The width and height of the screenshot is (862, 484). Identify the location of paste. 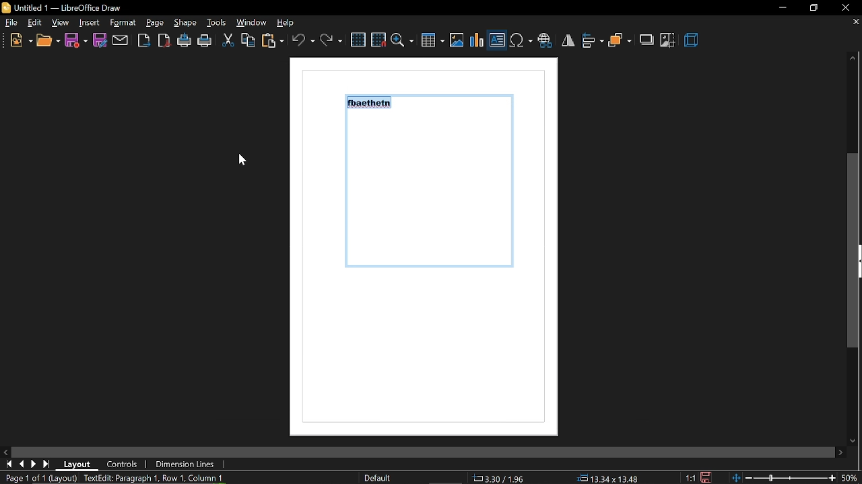
(272, 42).